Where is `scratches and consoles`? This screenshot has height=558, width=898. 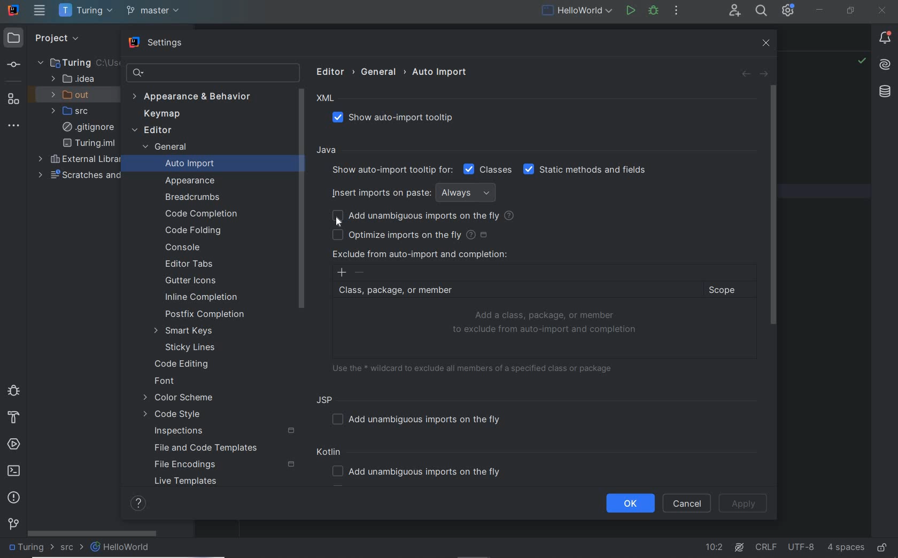 scratches and consoles is located at coordinates (84, 175).